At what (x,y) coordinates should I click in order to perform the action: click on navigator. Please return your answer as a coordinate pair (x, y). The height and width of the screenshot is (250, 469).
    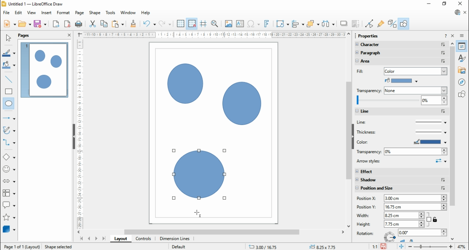
    Looking at the image, I should click on (463, 82).